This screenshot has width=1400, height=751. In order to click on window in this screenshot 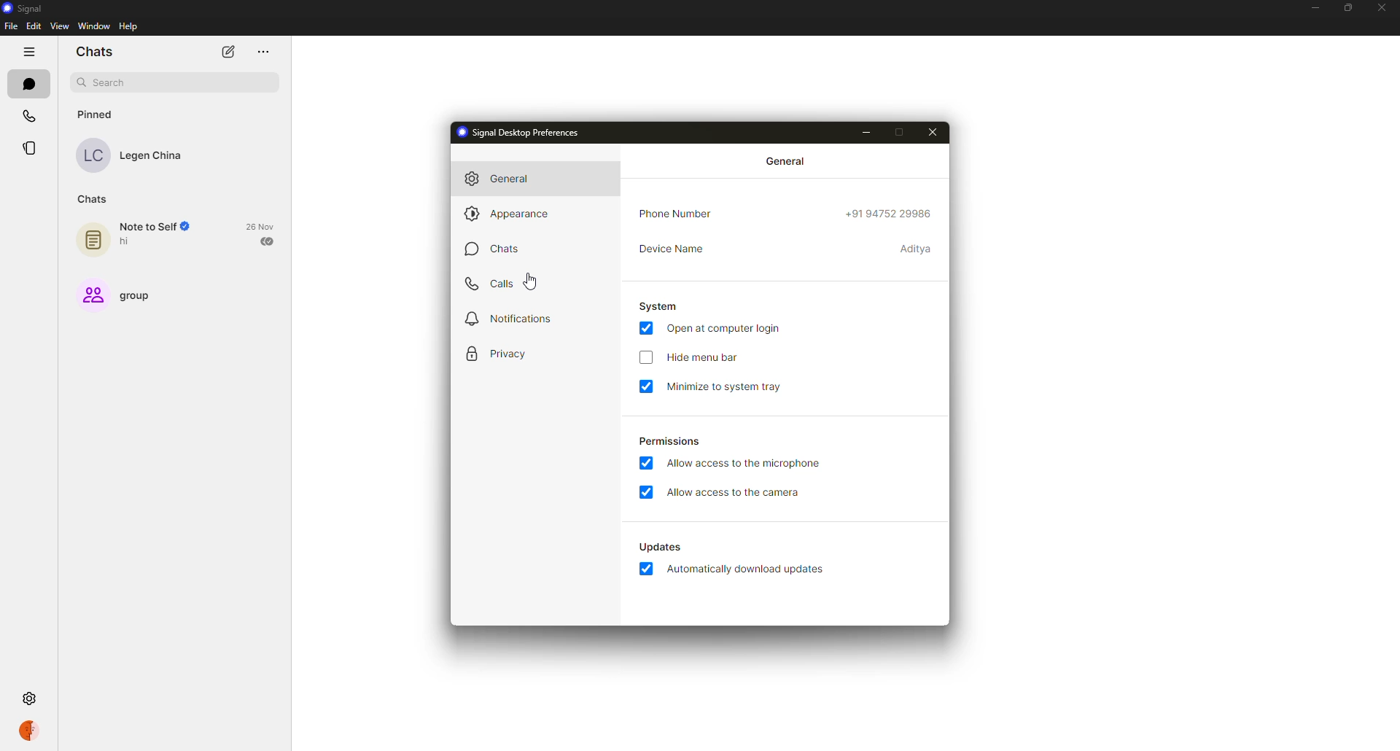, I will do `click(94, 25)`.